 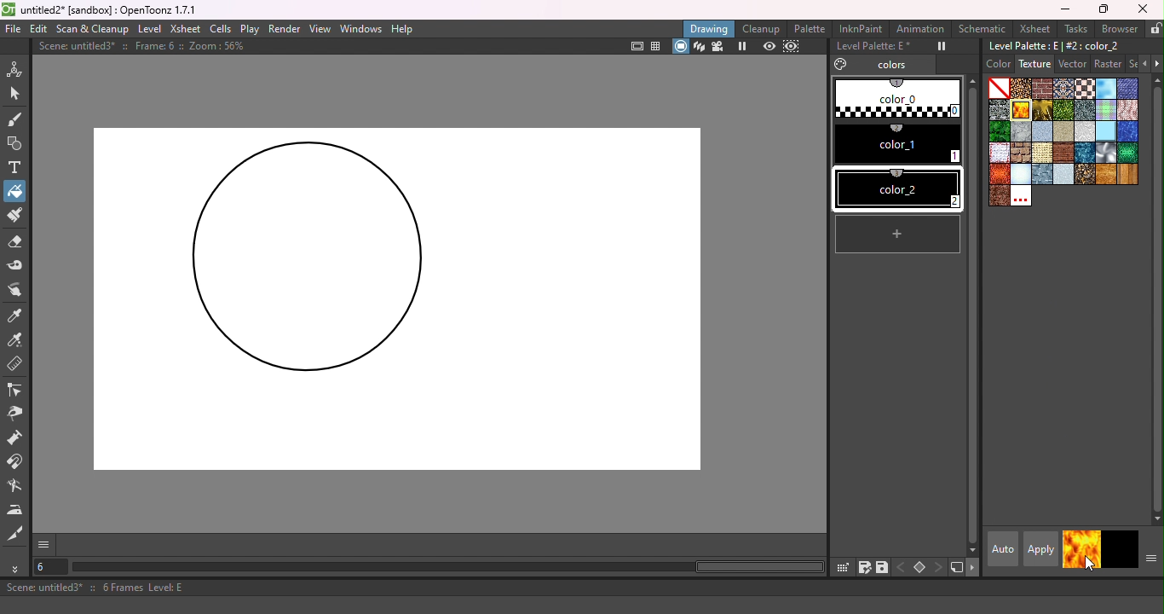 I want to click on Gold.bmp, so click(x=1043, y=110).